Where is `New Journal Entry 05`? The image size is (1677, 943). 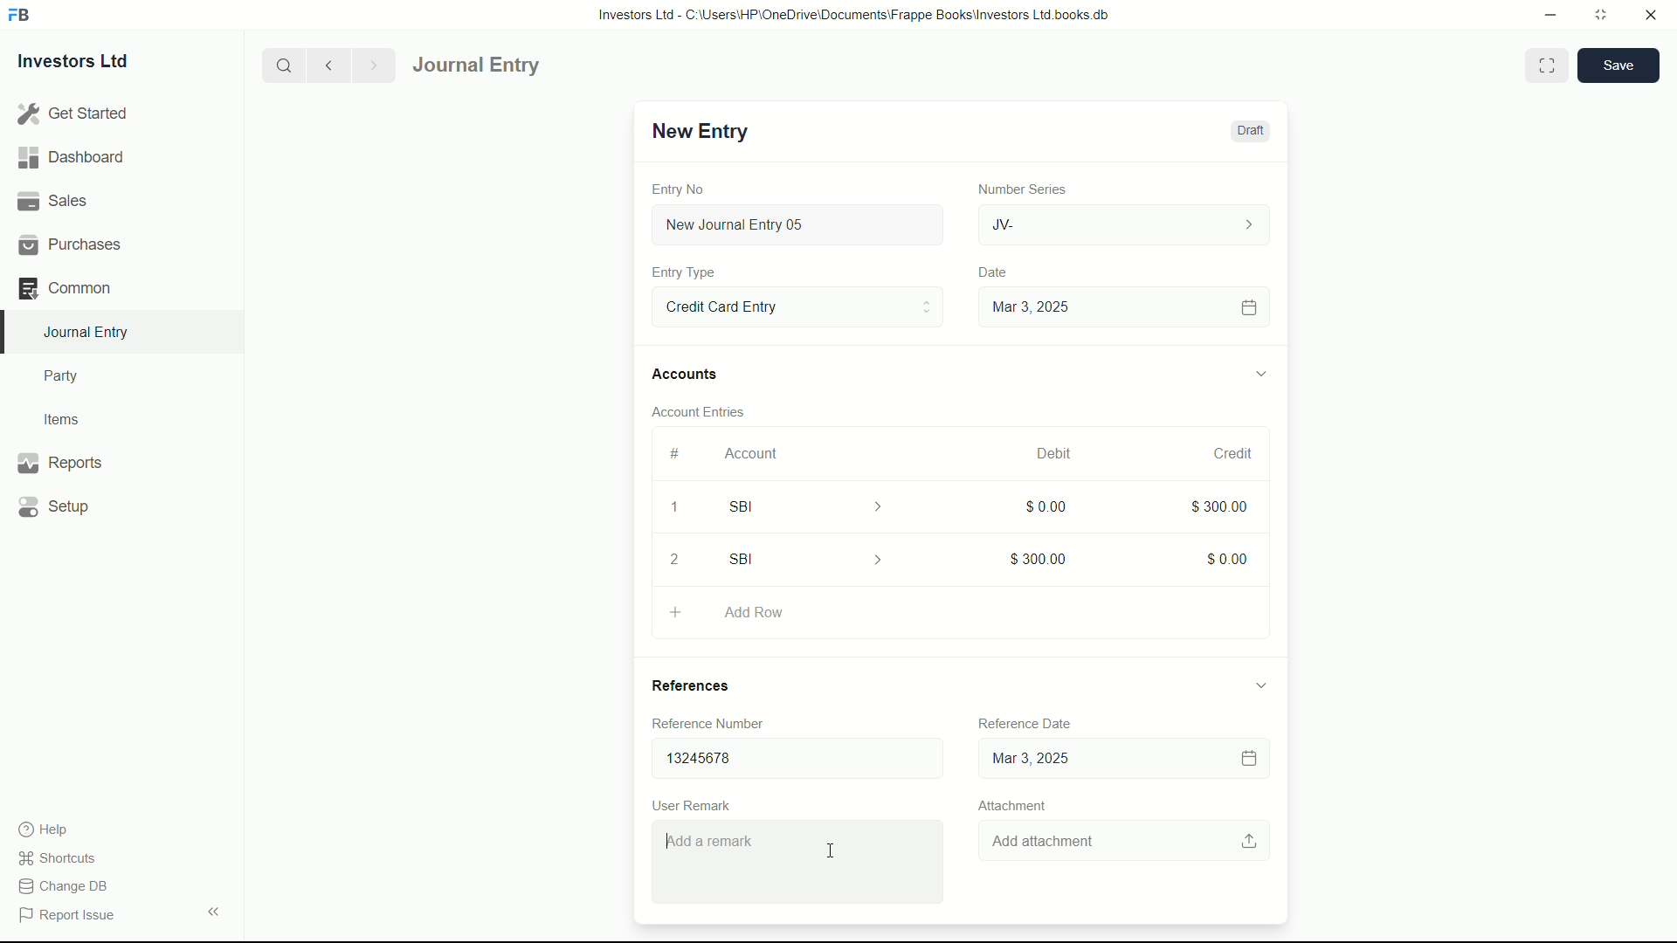
New Journal Entry 05 is located at coordinates (800, 225).